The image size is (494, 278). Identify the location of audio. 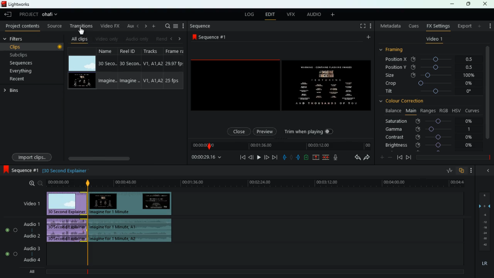
(314, 15).